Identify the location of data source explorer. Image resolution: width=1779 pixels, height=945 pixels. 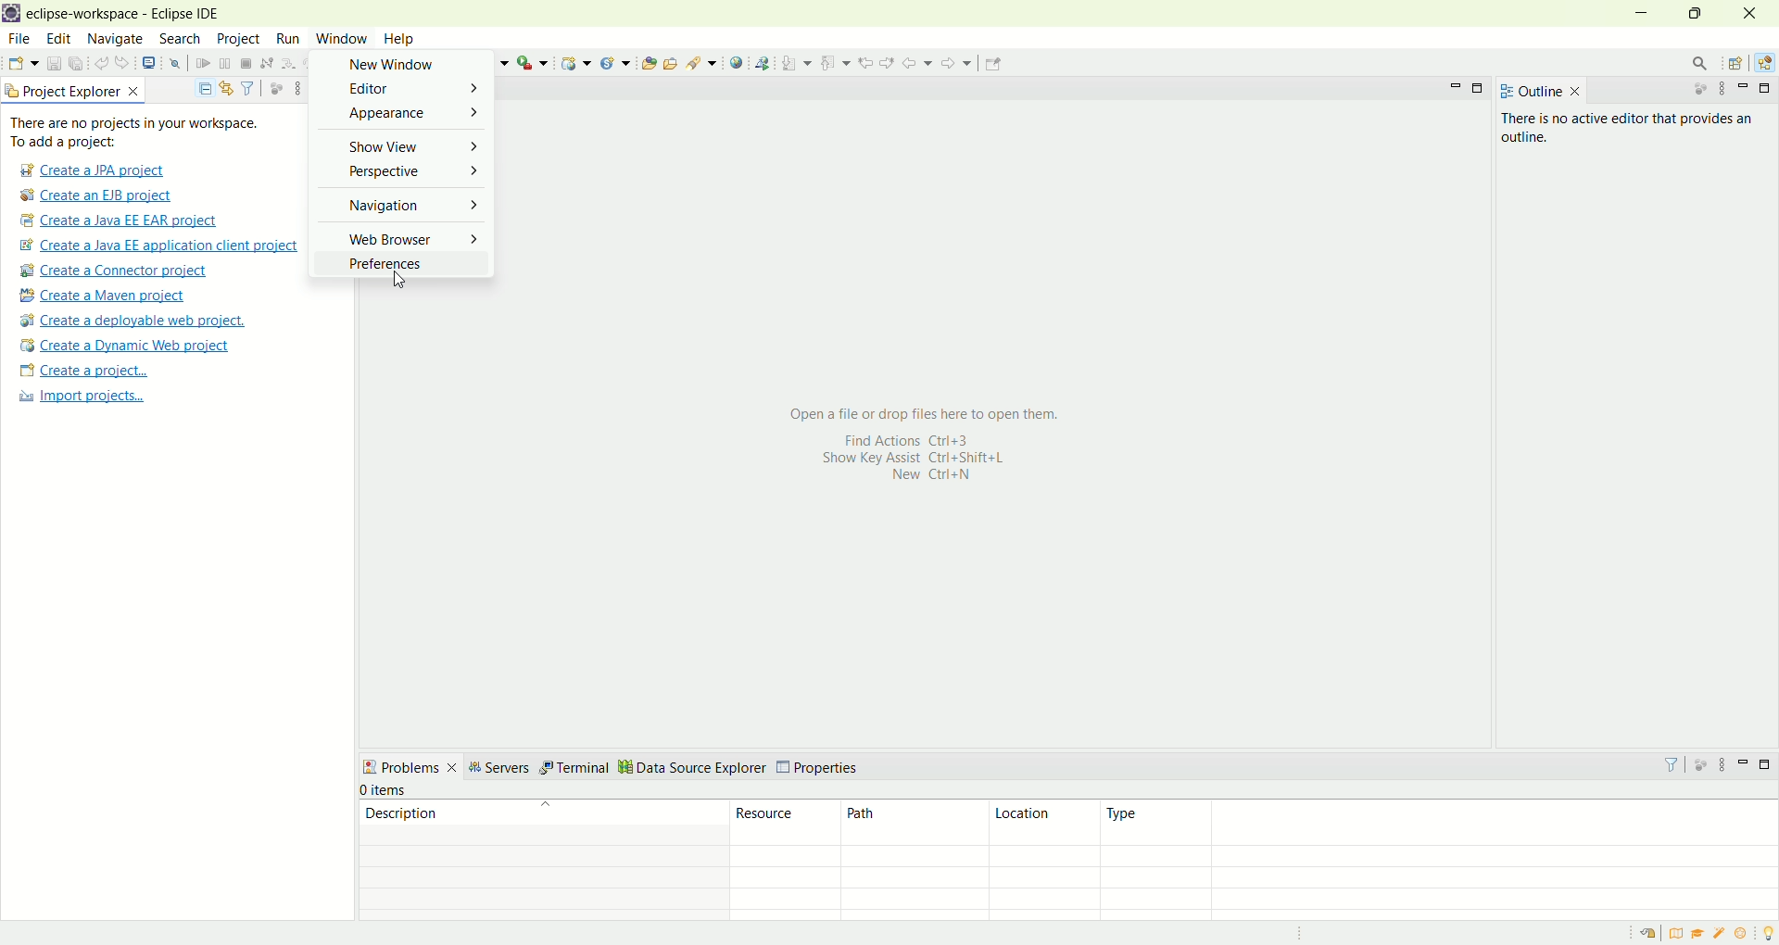
(696, 766).